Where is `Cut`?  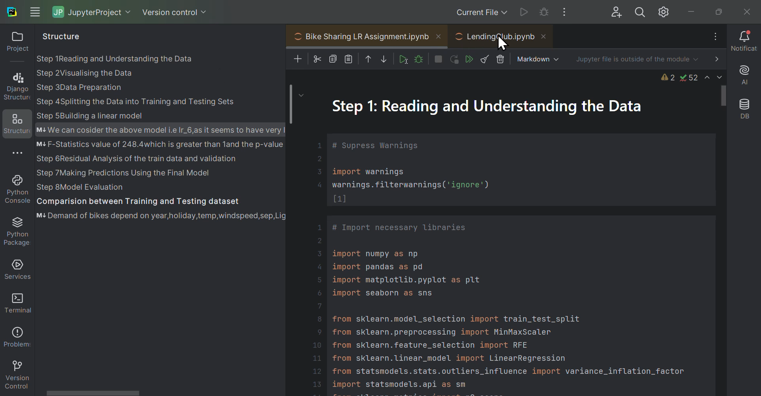
Cut is located at coordinates (317, 61).